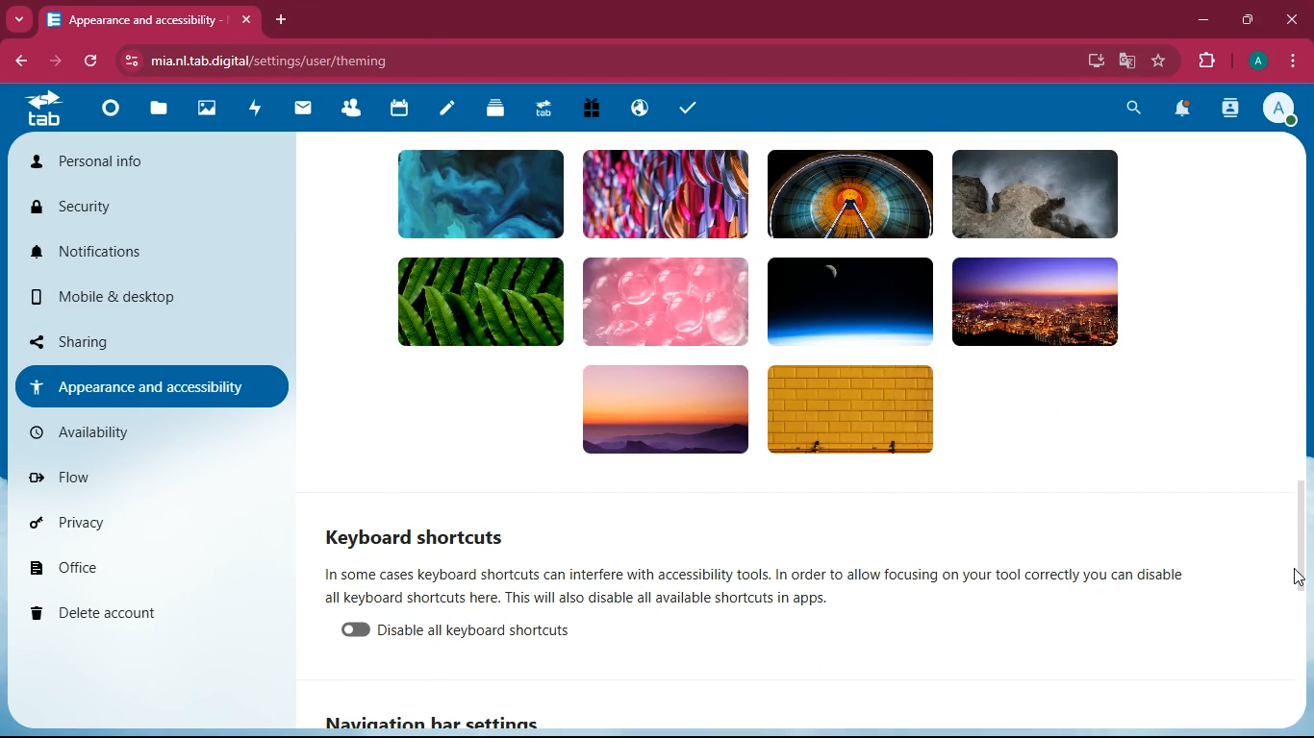 The height and width of the screenshot is (738, 1314). What do you see at coordinates (1181, 110) in the screenshot?
I see `notifications` at bounding box center [1181, 110].